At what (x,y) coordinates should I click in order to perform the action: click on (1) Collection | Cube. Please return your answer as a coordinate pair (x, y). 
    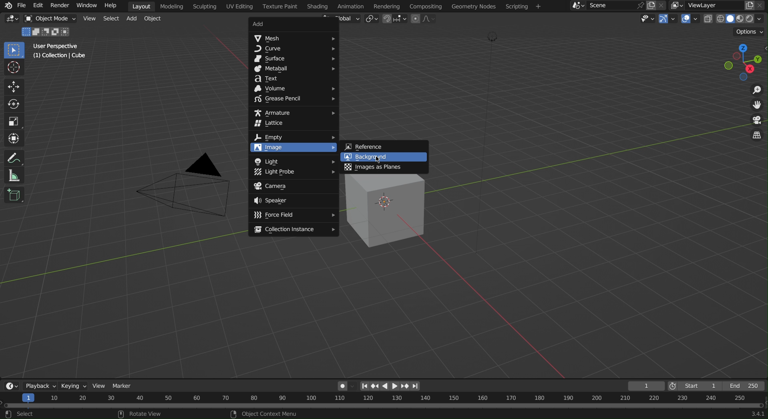
    Looking at the image, I should click on (61, 56).